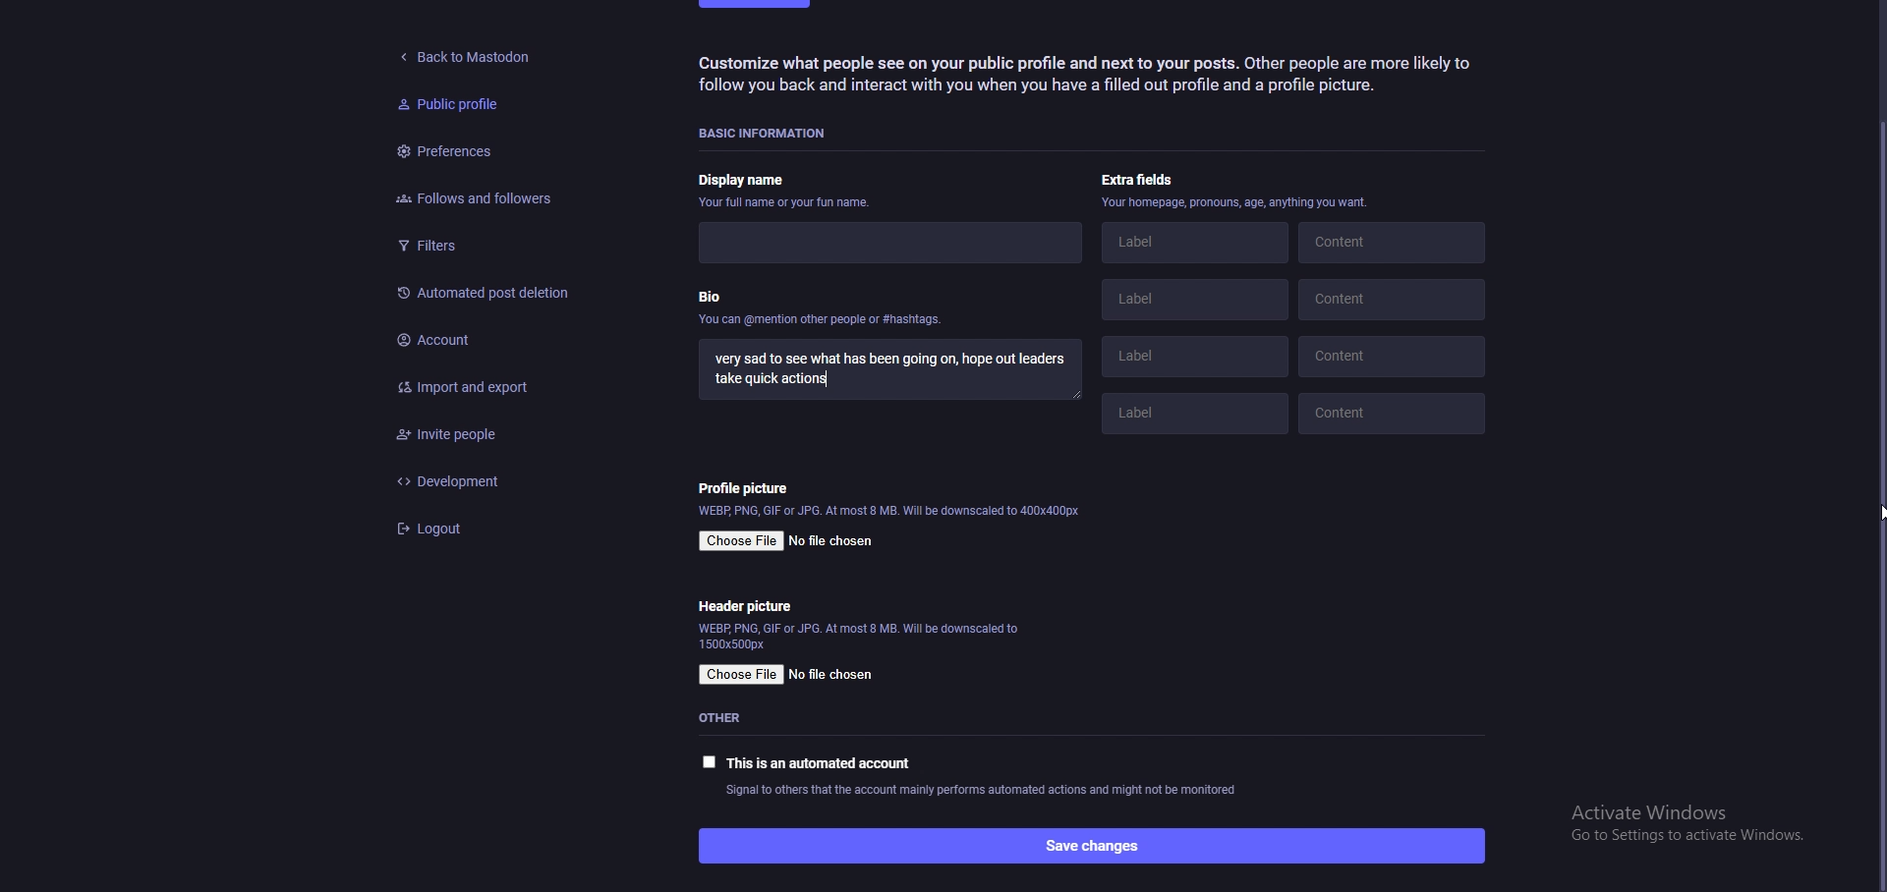 This screenshot has width=1887, height=892. Describe the element at coordinates (1188, 418) in the screenshot. I see `label` at that location.